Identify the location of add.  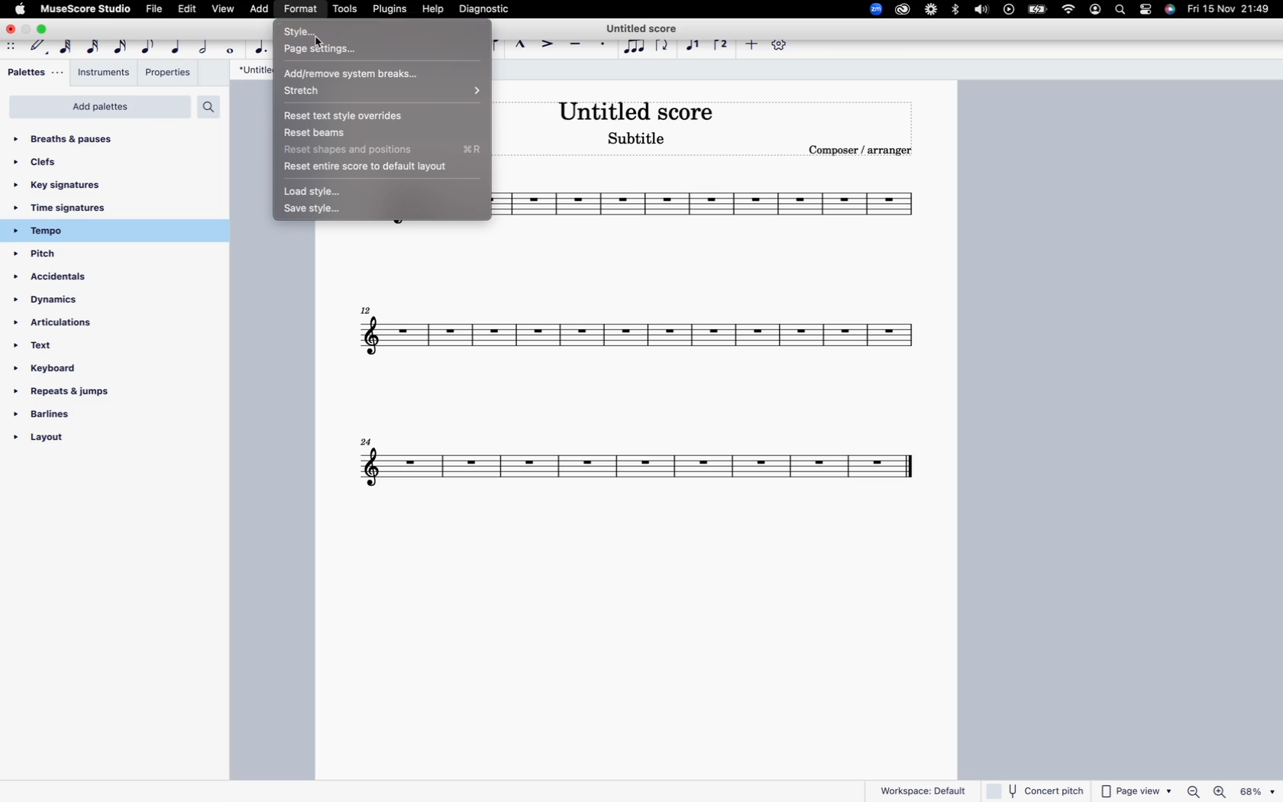
(261, 10).